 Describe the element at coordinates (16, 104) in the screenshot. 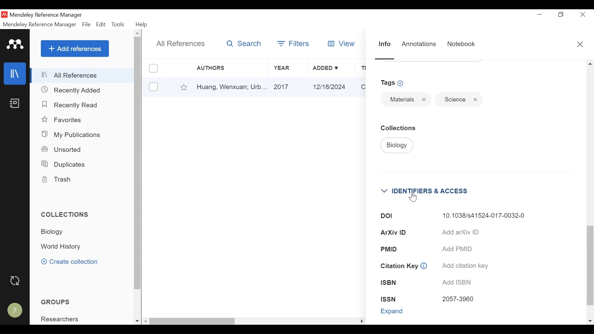

I see `Notebook` at that location.